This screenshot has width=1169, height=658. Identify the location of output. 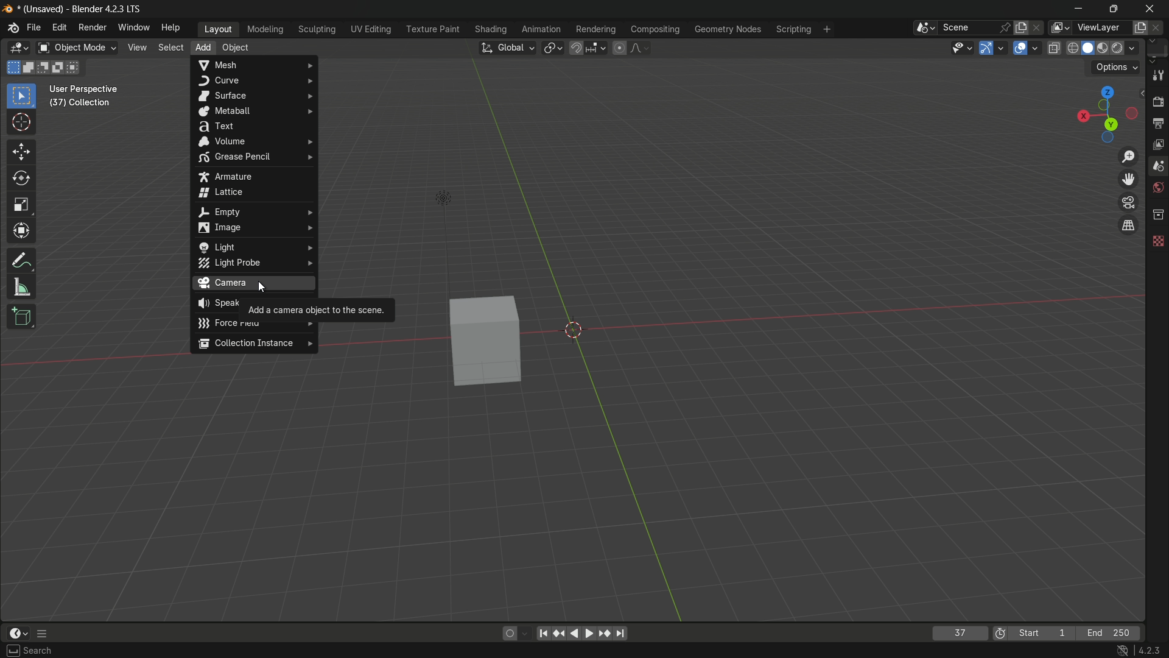
(1157, 122).